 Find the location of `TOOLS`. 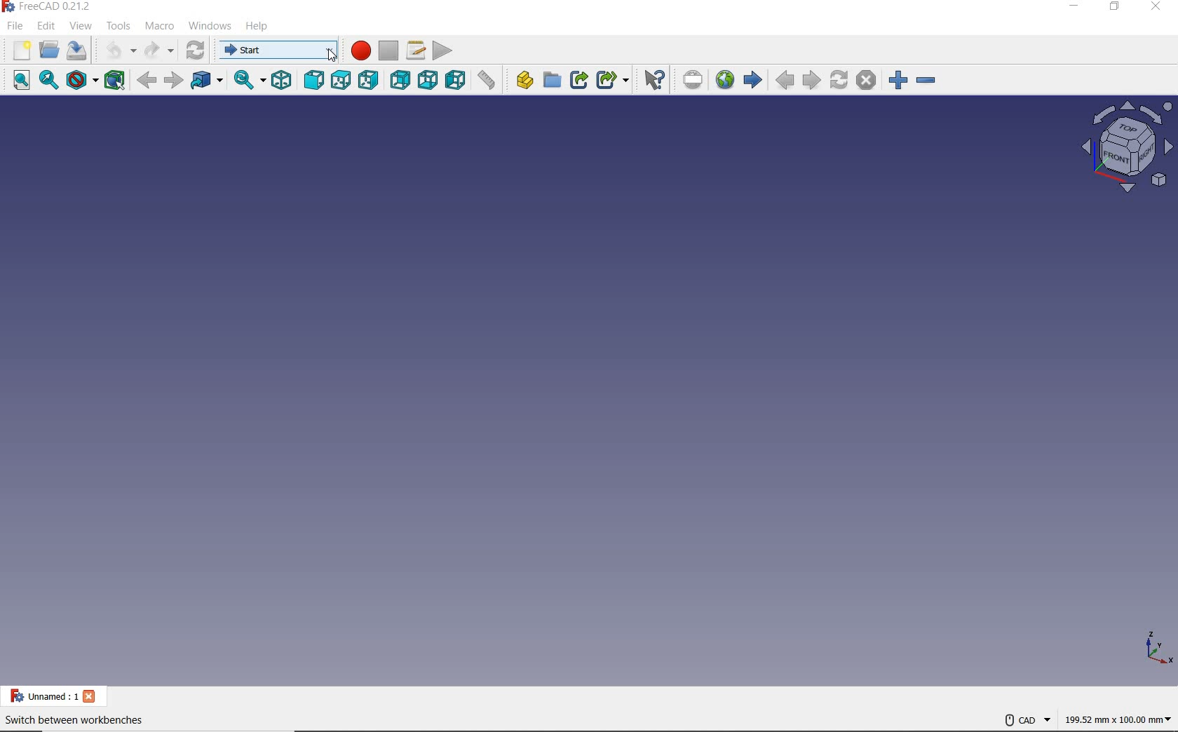

TOOLS is located at coordinates (119, 27).